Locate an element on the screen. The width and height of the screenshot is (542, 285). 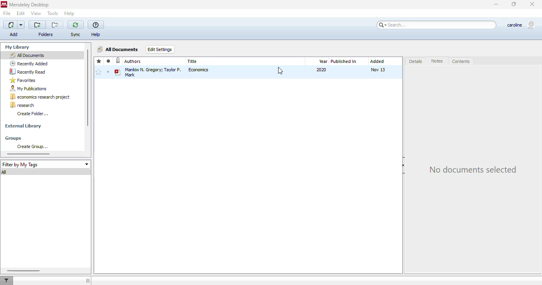
logo is located at coordinates (4, 4).